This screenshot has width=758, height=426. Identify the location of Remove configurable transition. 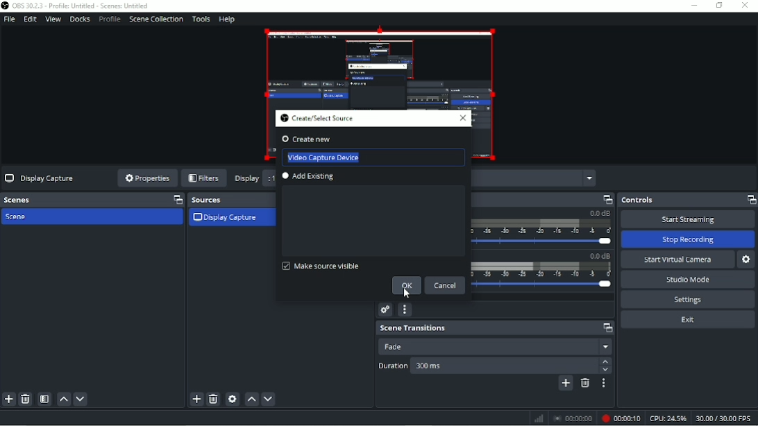
(584, 383).